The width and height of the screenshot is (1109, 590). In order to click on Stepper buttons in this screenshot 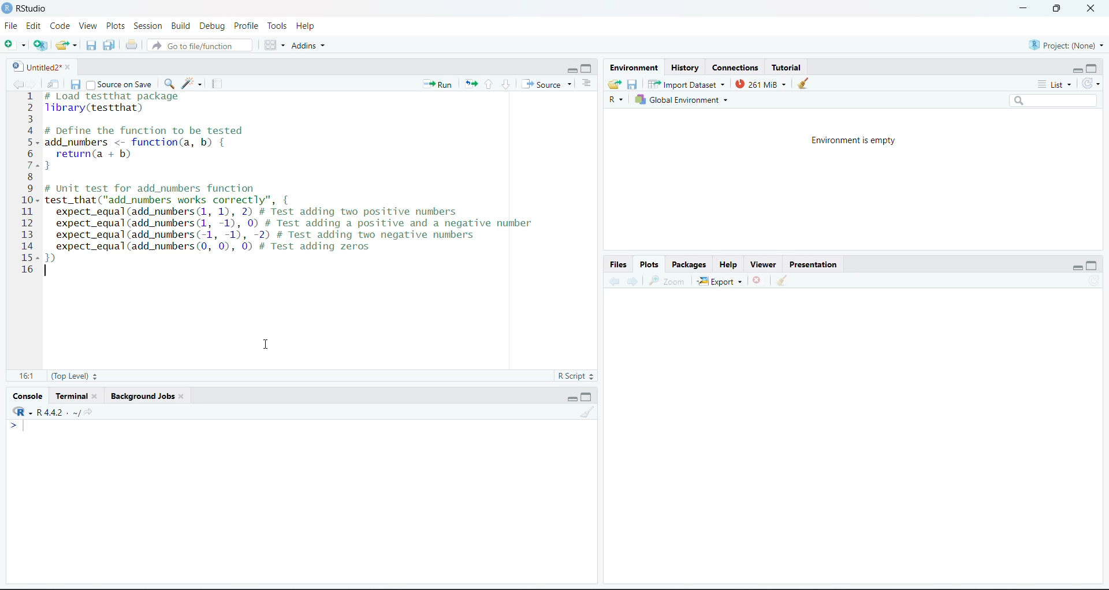, I will do `click(98, 376)`.